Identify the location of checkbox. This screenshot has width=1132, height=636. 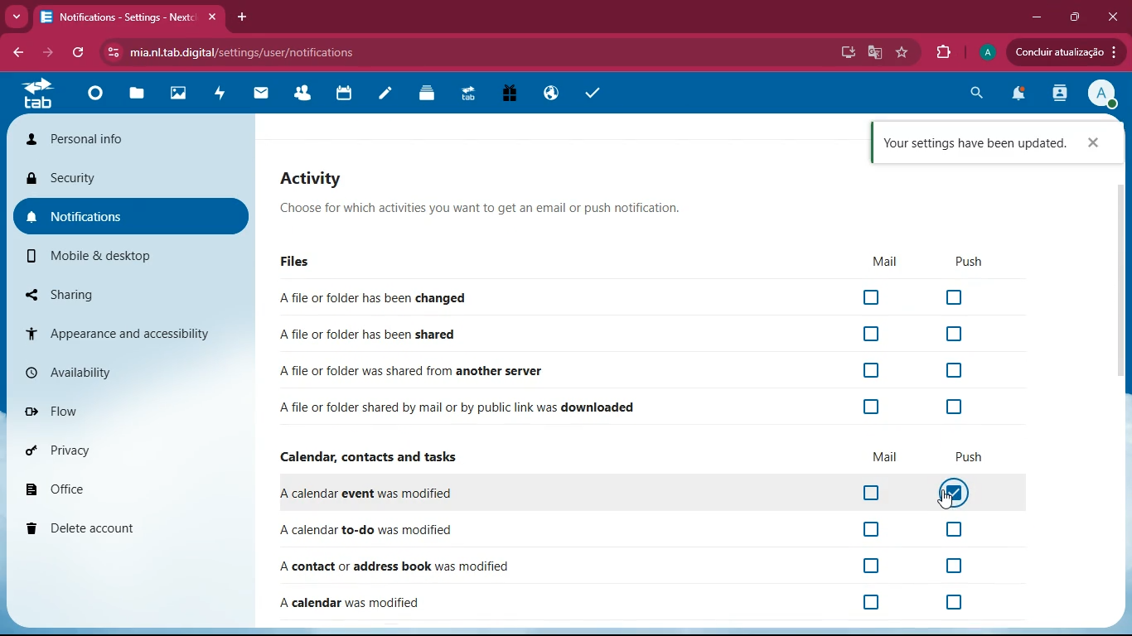
(954, 334).